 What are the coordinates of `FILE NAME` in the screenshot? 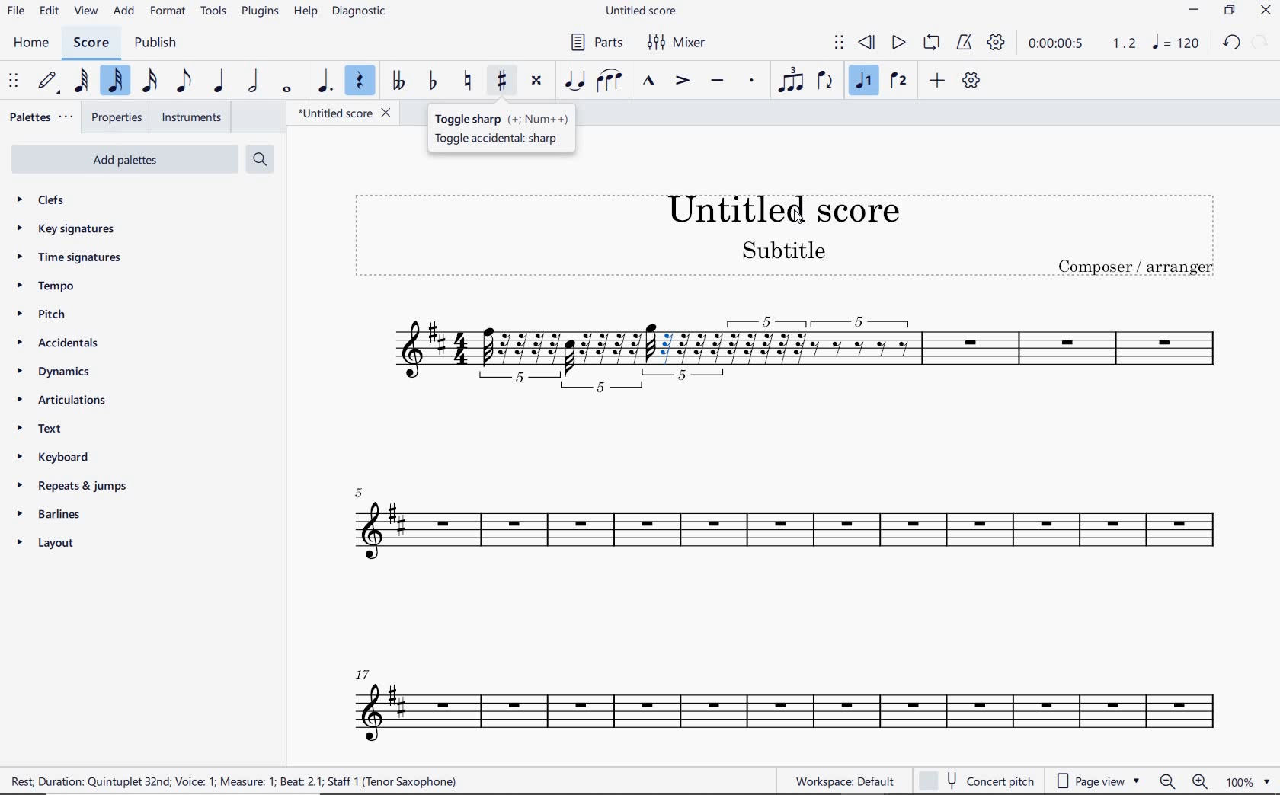 It's located at (340, 113).